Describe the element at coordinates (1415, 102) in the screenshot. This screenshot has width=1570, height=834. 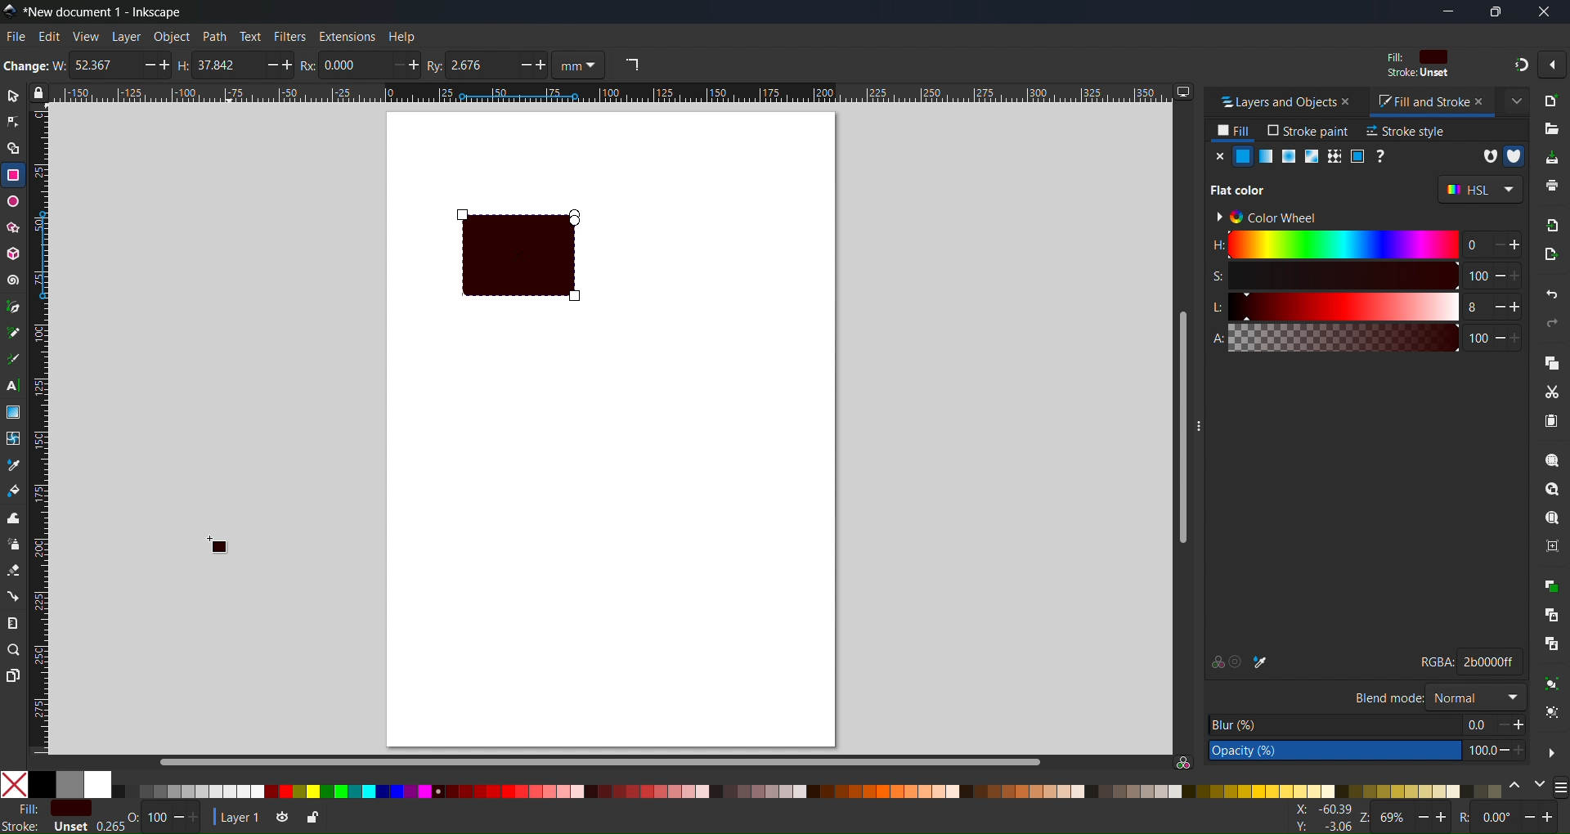
I see `Fill and stroke` at that location.